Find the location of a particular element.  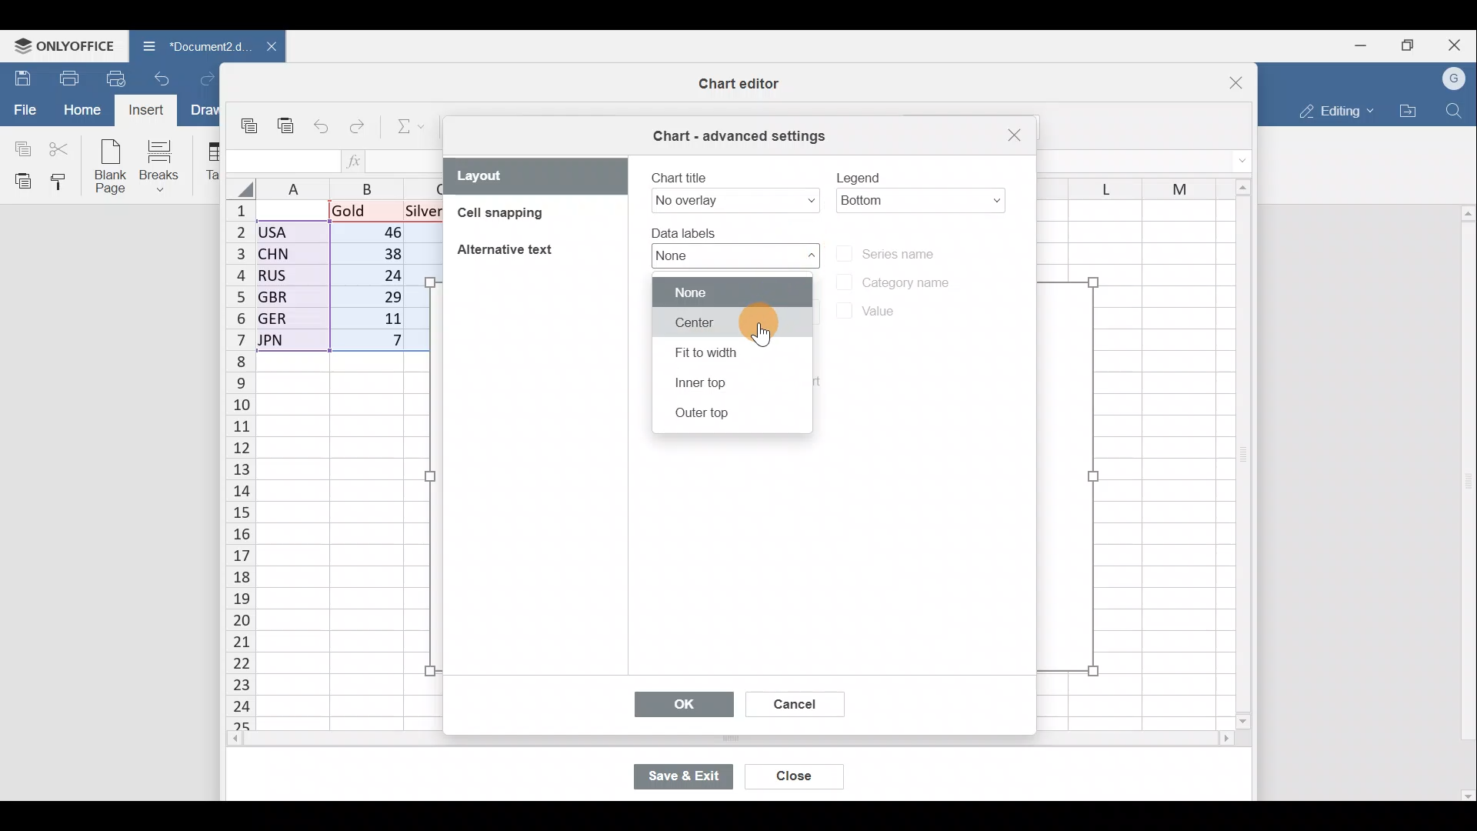

Layout is located at coordinates (536, 175).